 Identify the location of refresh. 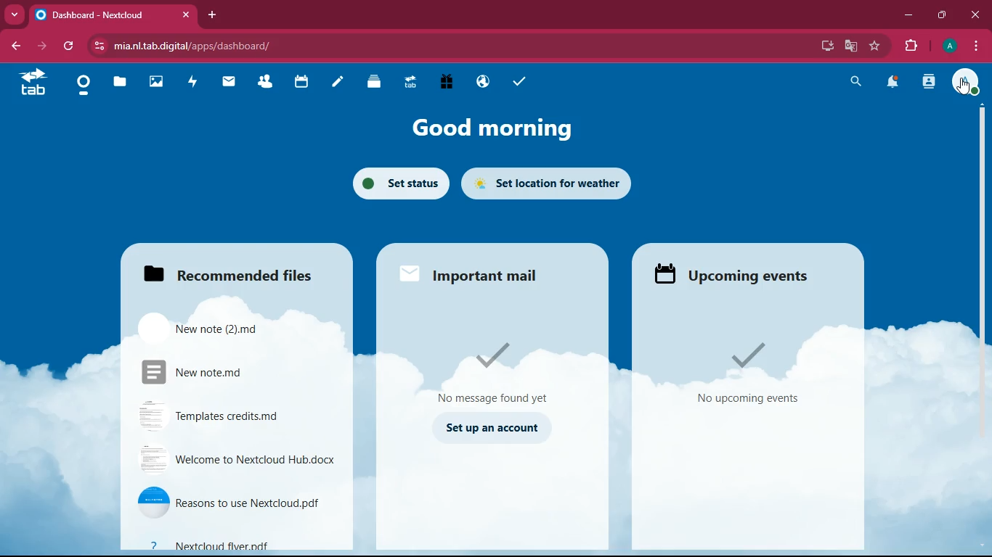
(69, 46).